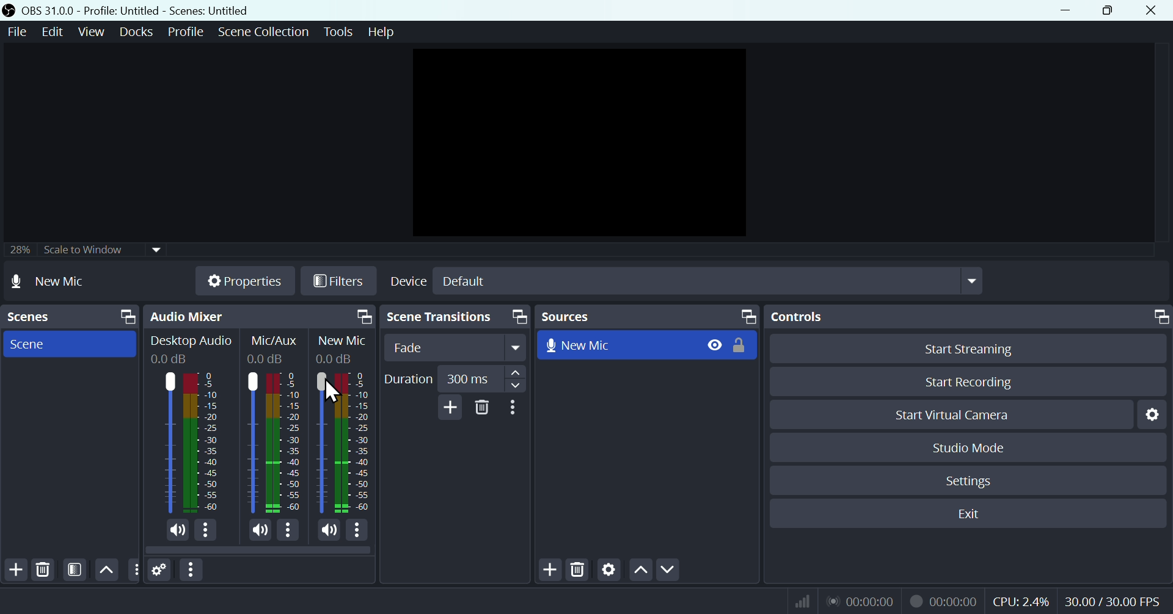 The width and height of the screenshot is (1173, 614). What do you see at coordinates (1021, 602) in the screenshot?
I see `CPU Usage` at bounding box center [1021, 602].